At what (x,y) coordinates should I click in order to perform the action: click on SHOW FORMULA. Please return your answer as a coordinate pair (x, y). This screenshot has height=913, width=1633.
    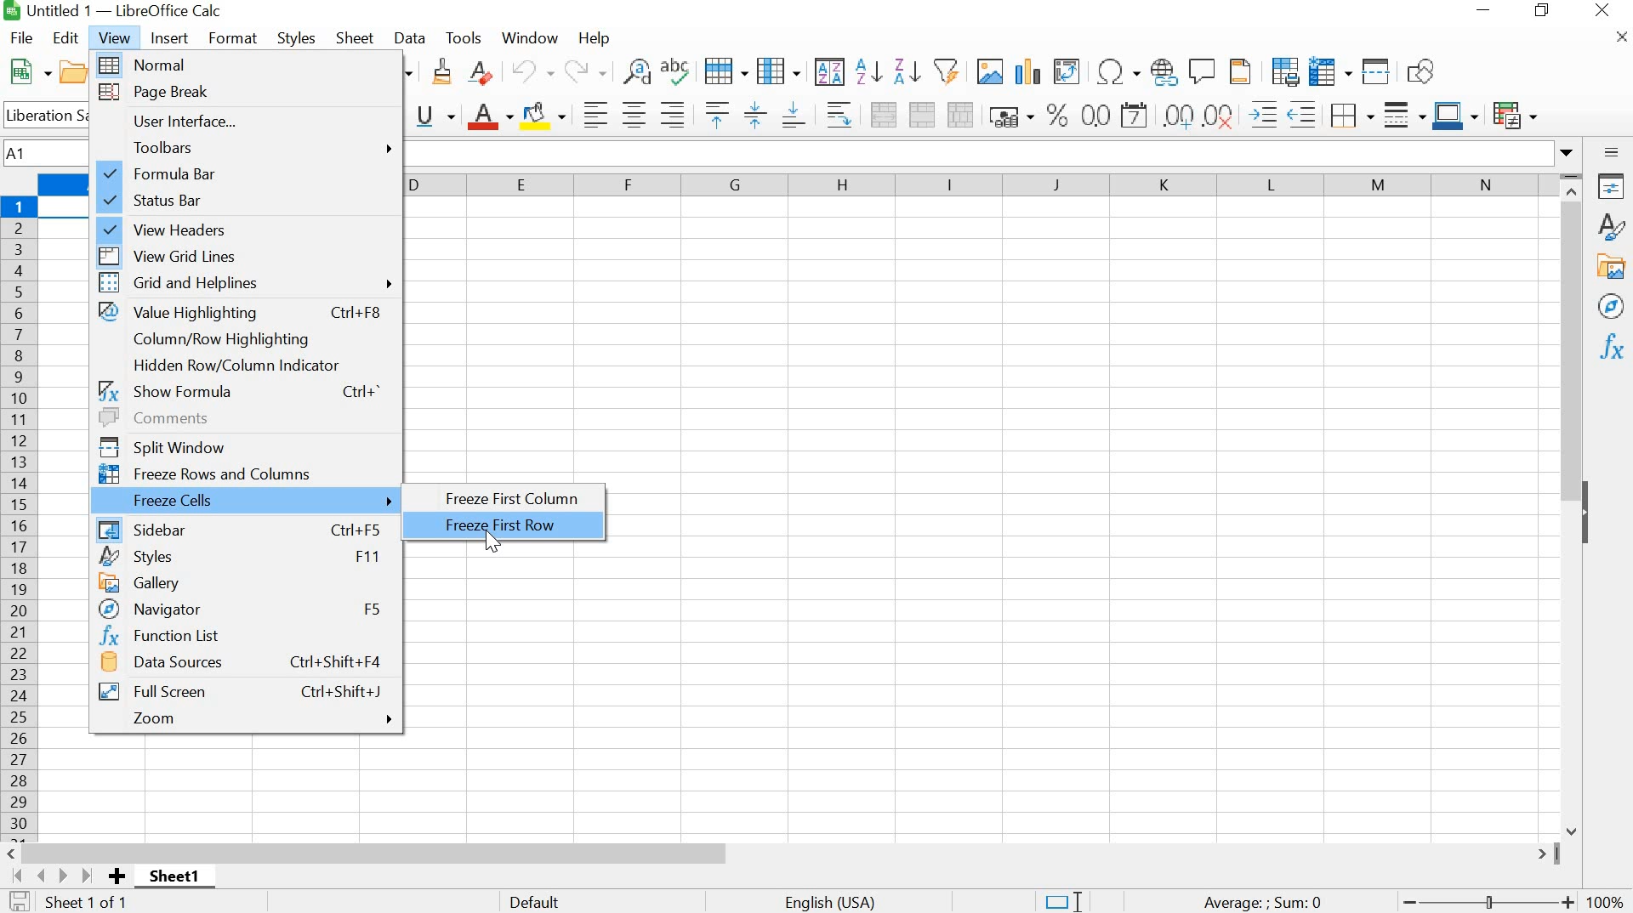
    Looking at the image, I should click on (240, 389).